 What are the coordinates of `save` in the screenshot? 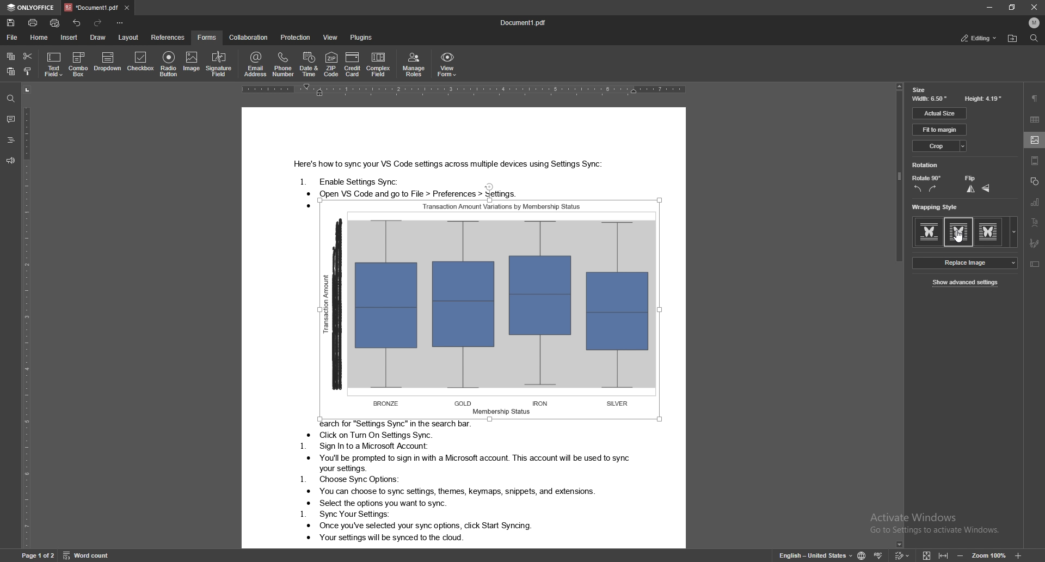 It's located at (11, 22).